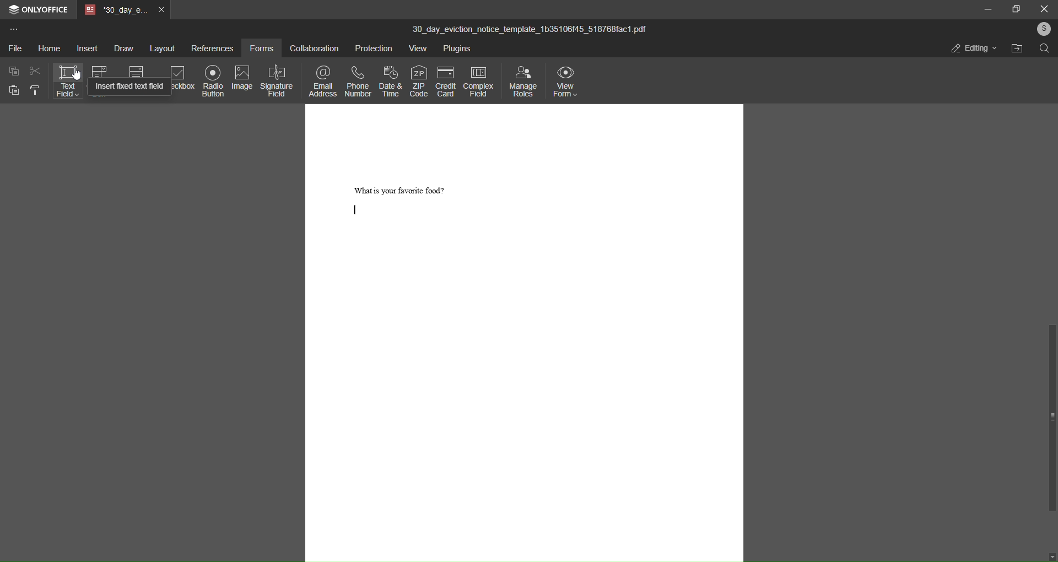 The image size is (1058, 562). What do you see at coordinates (323, 81) in the screenshot?
I see `email address` at bounding box center [323, 81].